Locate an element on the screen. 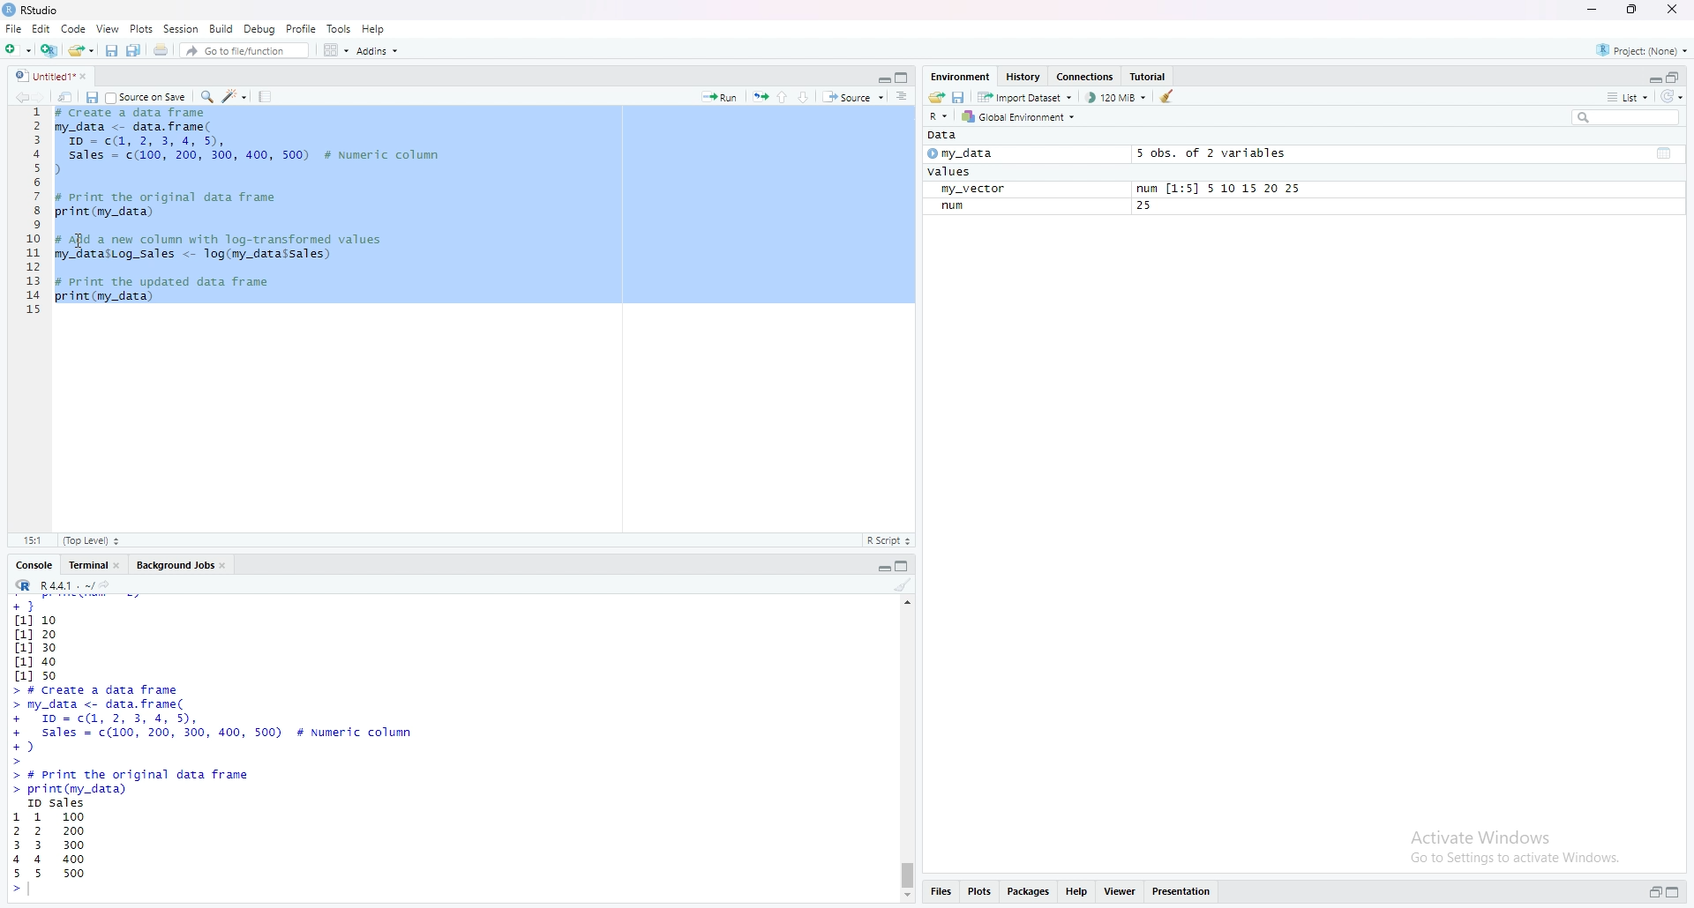 The height and width of the screenshot is (908, 1694). print data frame function is located at coordinates (147, 782).